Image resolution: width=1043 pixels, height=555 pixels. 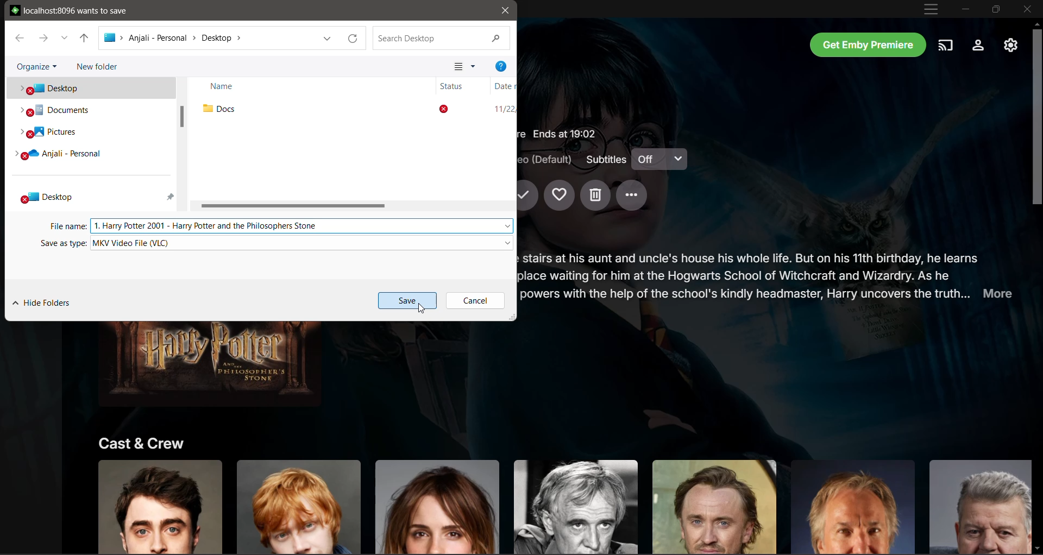 I want to click on Close, so click(x=1027, y=9).